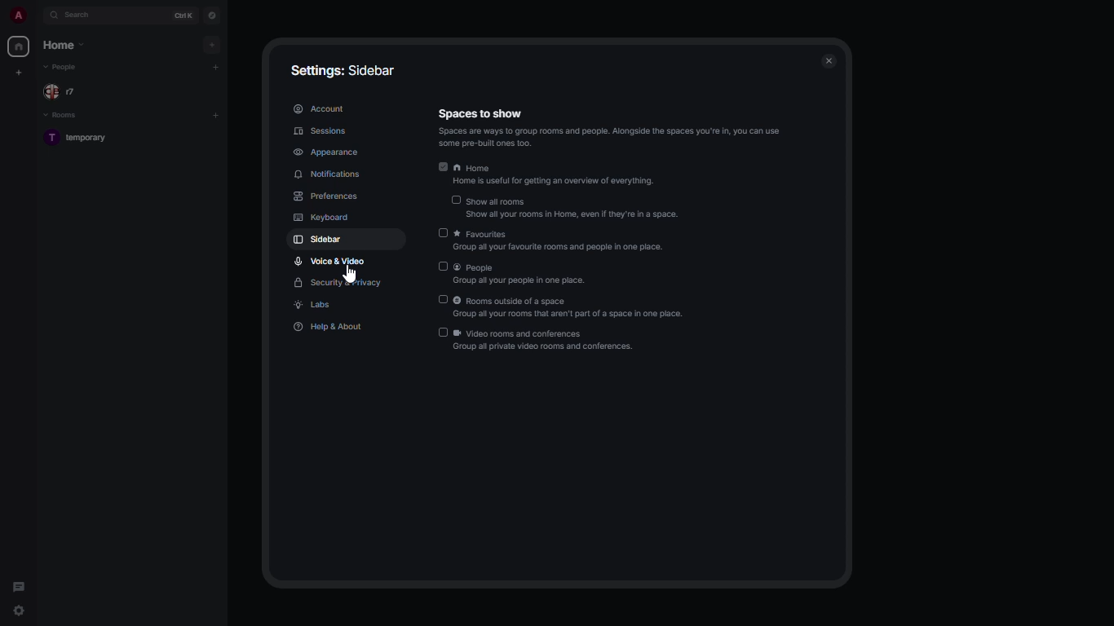 Image resolution: width=1114 pixels, height=626 pixels. What do you see at coordinates (215, 113) in the screenshot?
I see `add` at bounding box center [215, 113].